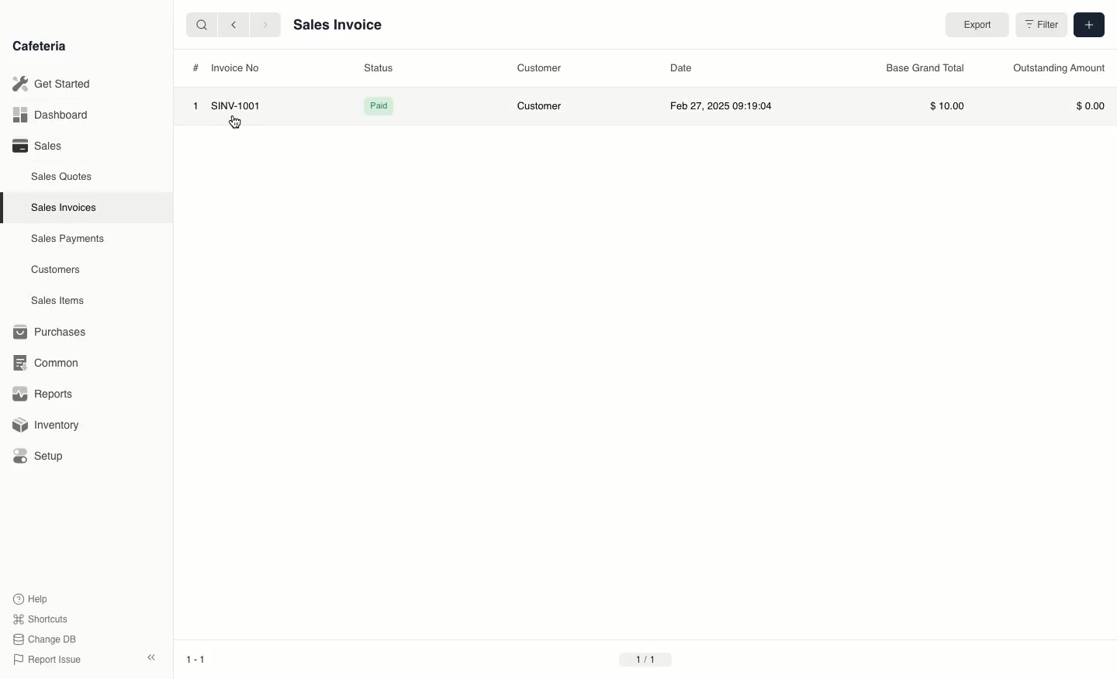 This screenshot has width=1117, height=679. I want to click on Customer, so click(540, 68).